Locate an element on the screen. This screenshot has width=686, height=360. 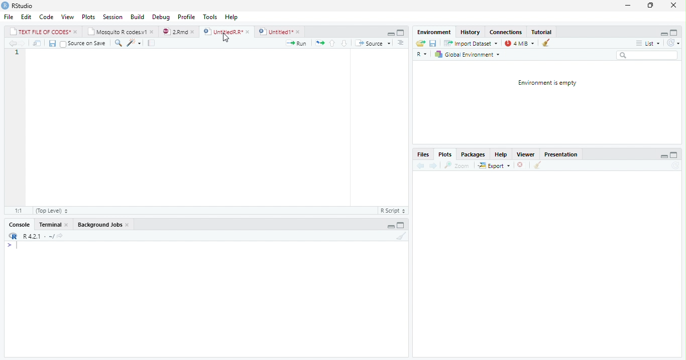
show document outline is located at coordinates (402, 44).